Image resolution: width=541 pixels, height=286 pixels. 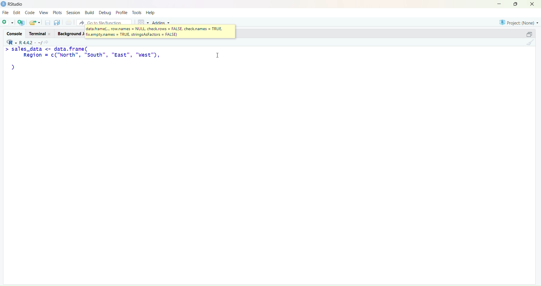 I want to click on save as, so click(x=57, y=23).